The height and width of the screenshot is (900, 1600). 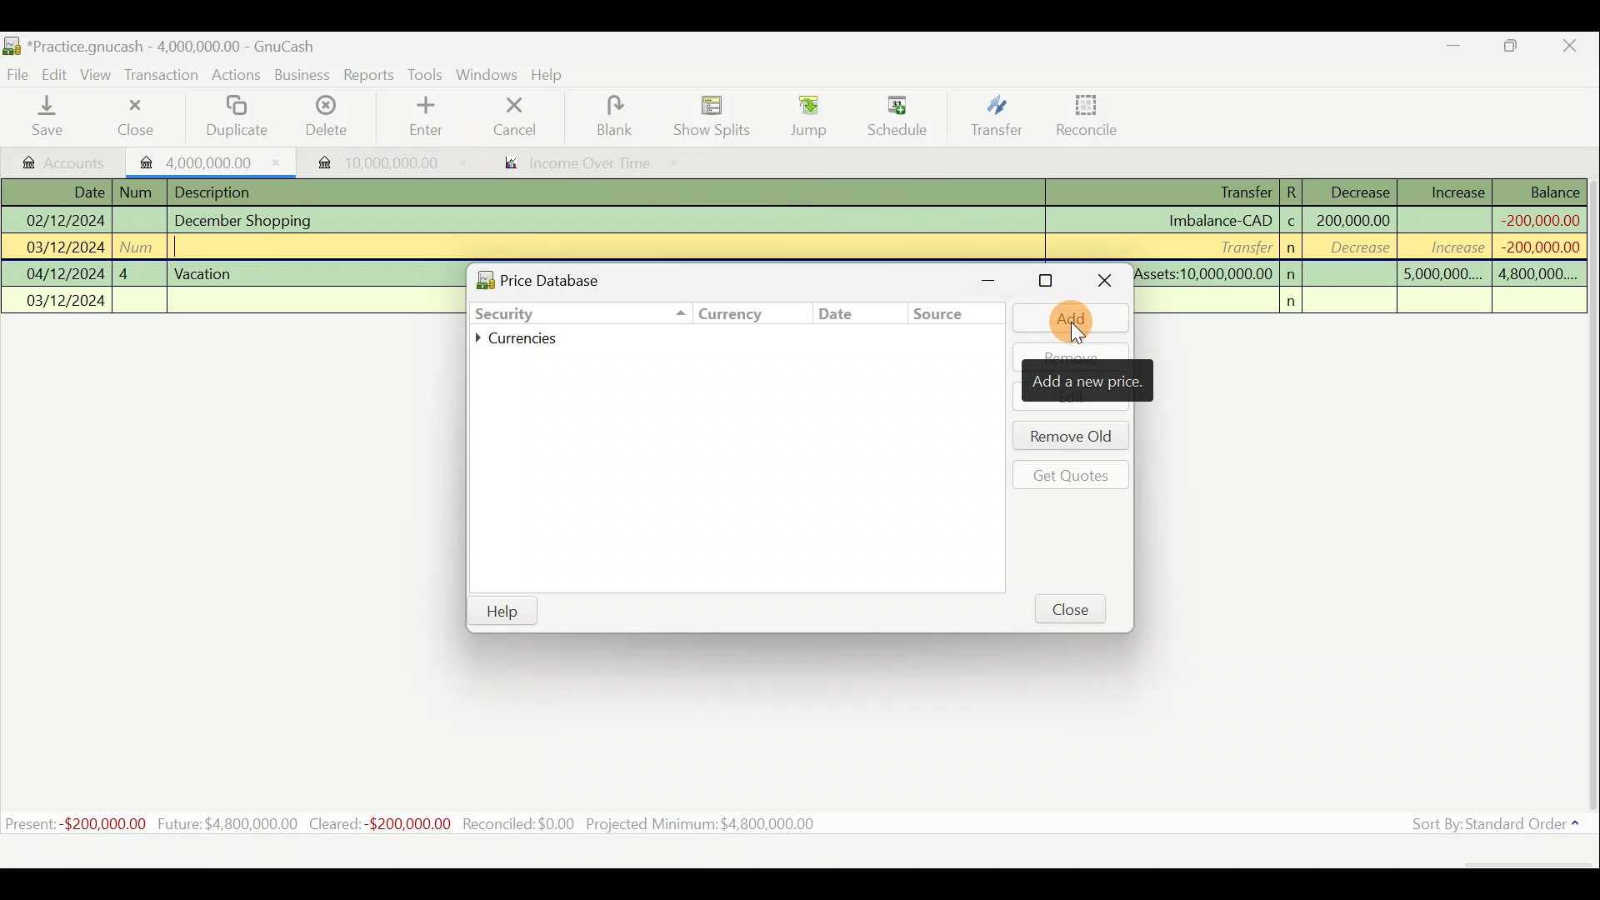 I want to click on Scroll bar, so click(x=1590, y=499).